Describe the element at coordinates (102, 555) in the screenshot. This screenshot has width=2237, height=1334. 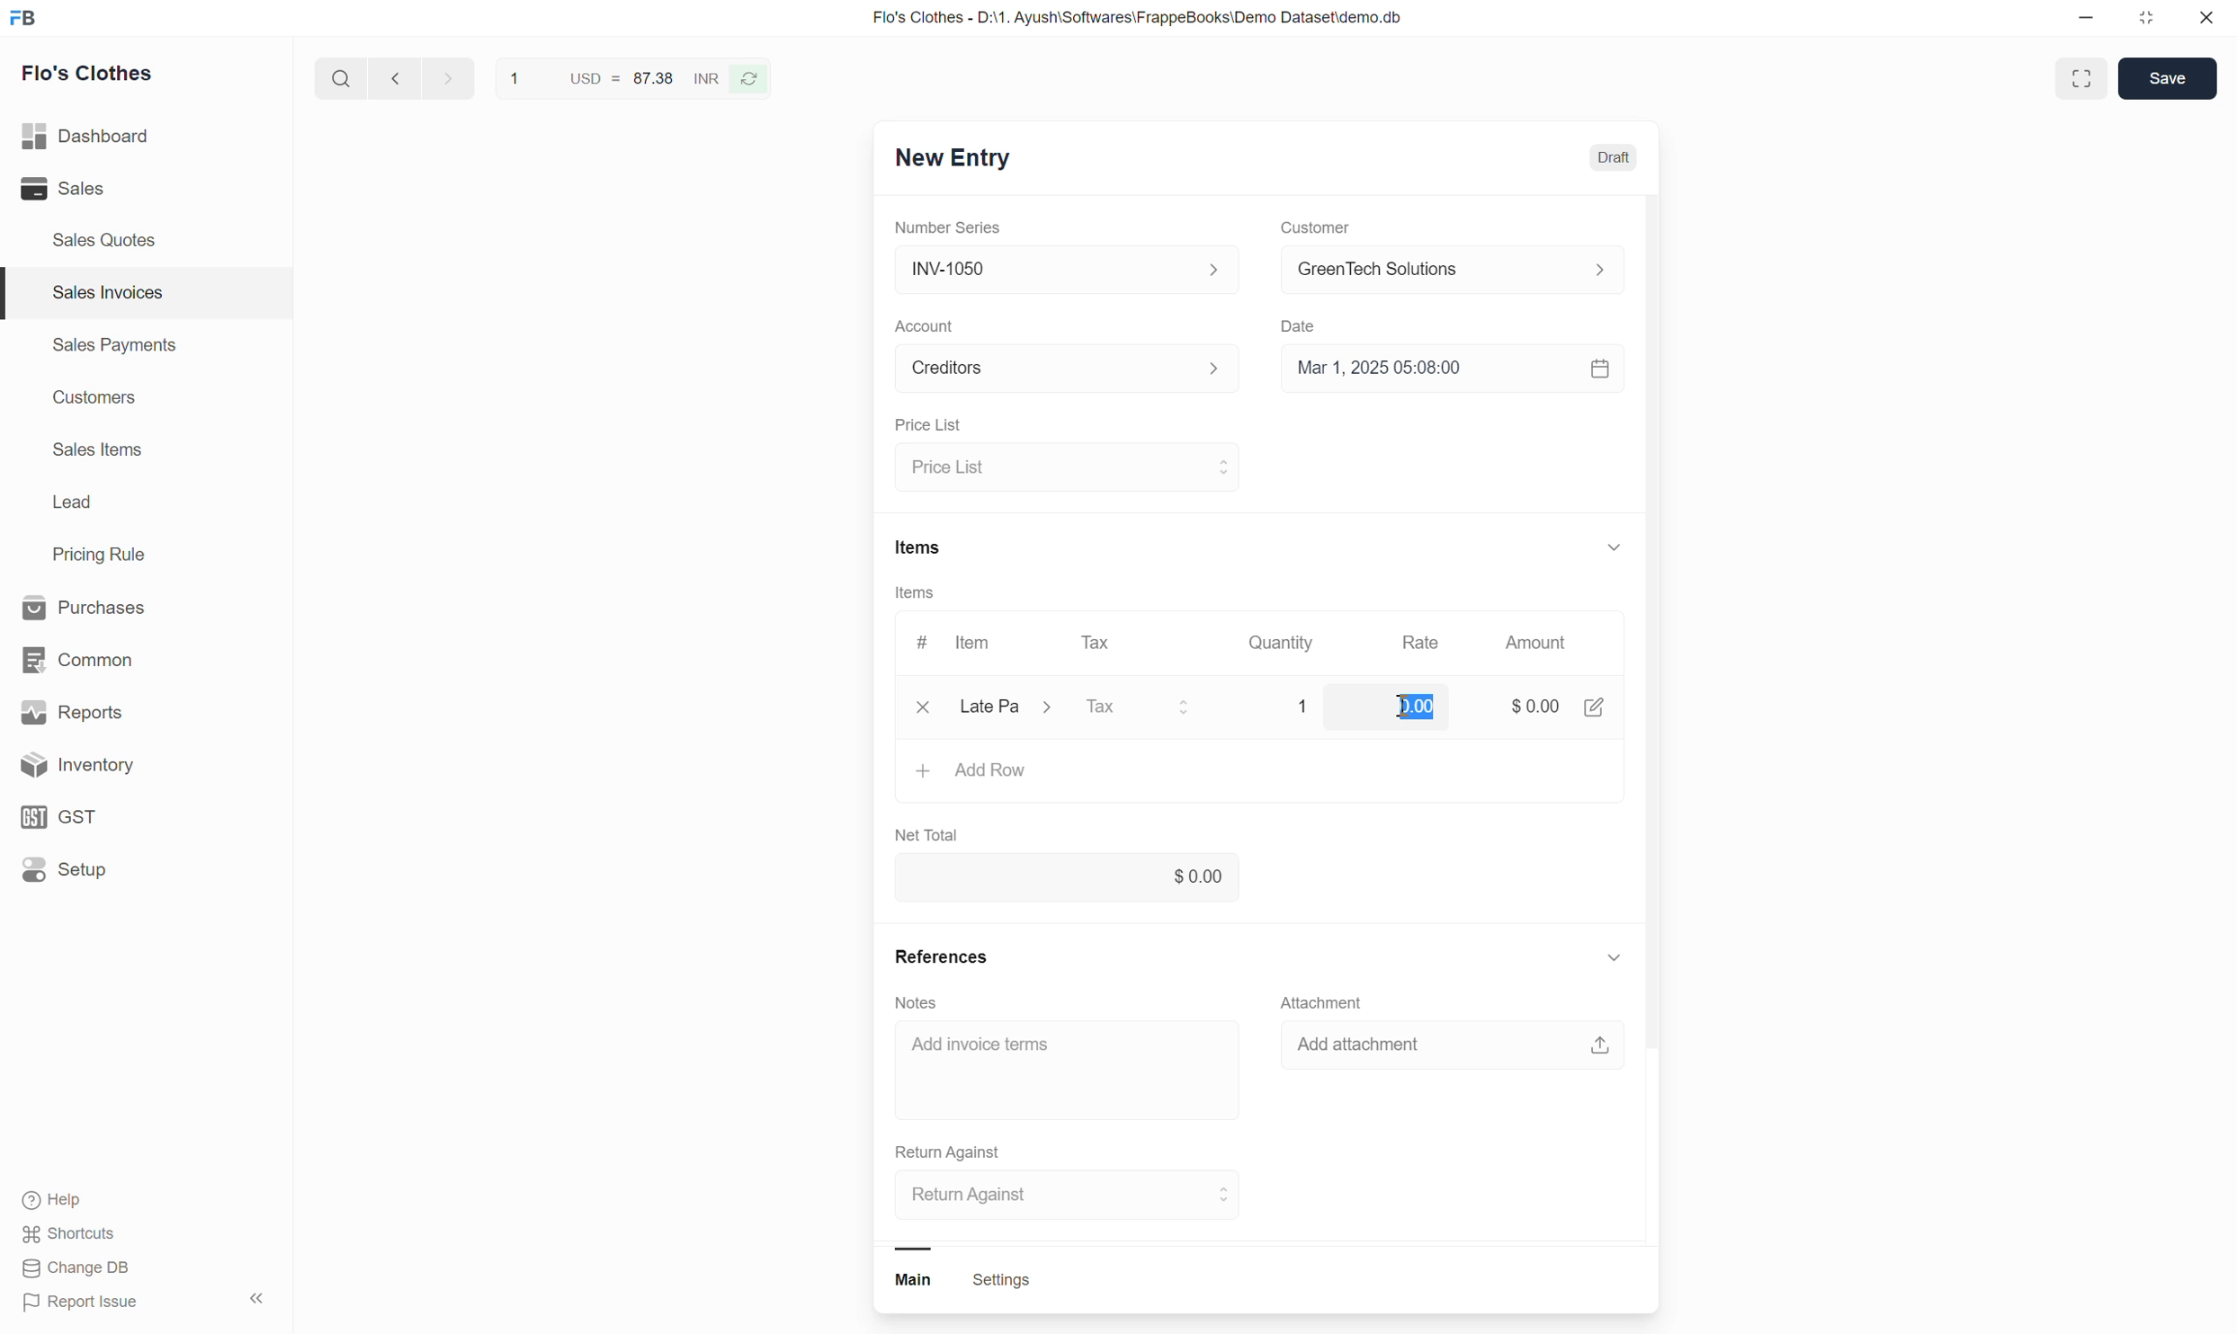
I see `Pricing Rule` at that location.